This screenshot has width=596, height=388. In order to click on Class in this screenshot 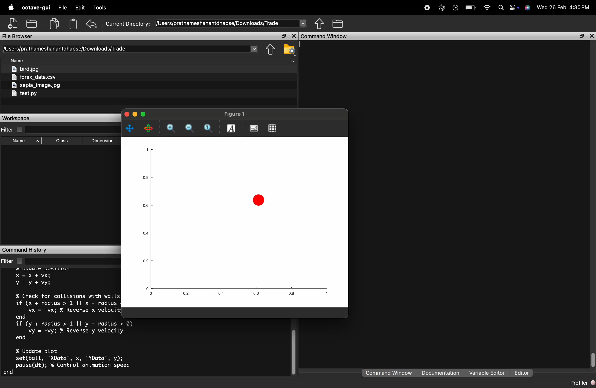, I will do `click(62, 141)`.